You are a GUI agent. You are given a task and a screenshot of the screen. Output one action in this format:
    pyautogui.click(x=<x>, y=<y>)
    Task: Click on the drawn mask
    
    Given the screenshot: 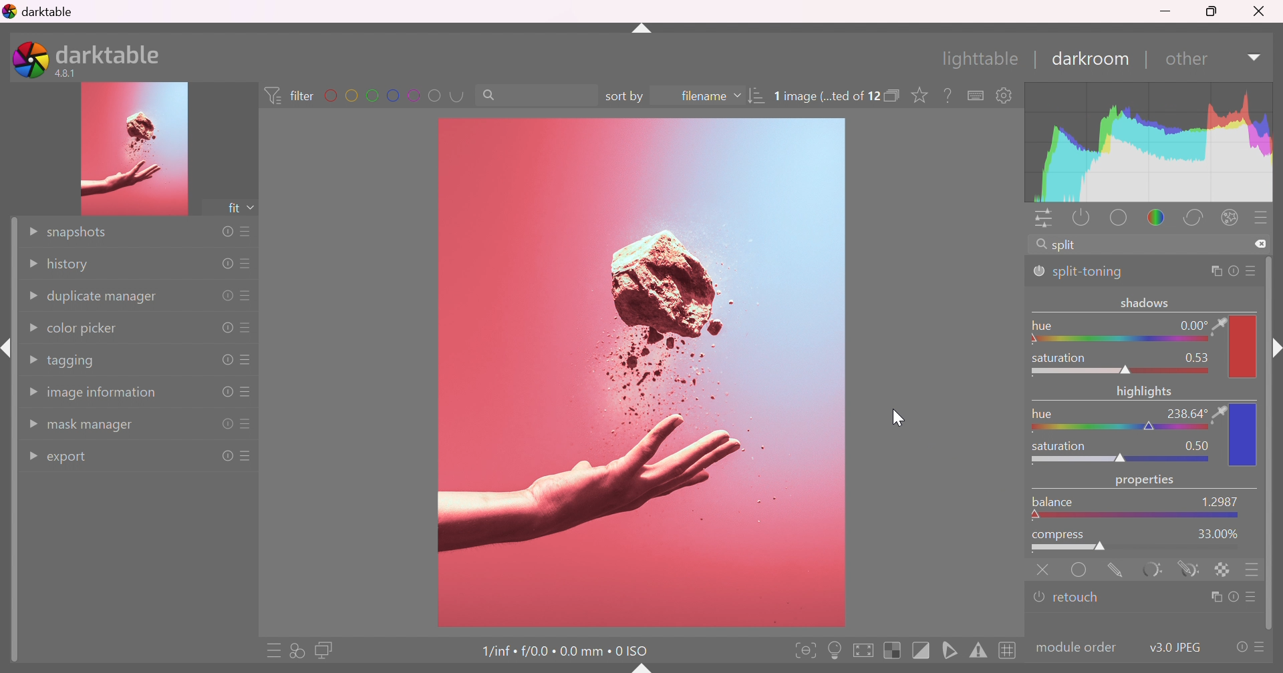 What is the action you would take?
    pyautogui.click(x=1119, y=573)
    